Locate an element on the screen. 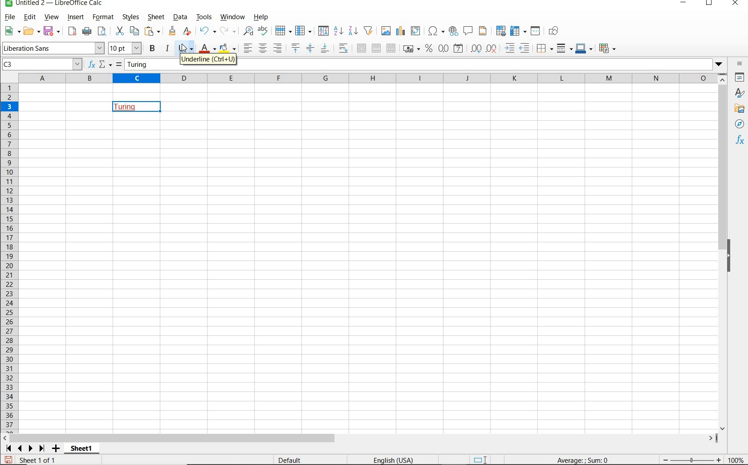  FORMAT AS DATE is located at coordinates (459, 49).